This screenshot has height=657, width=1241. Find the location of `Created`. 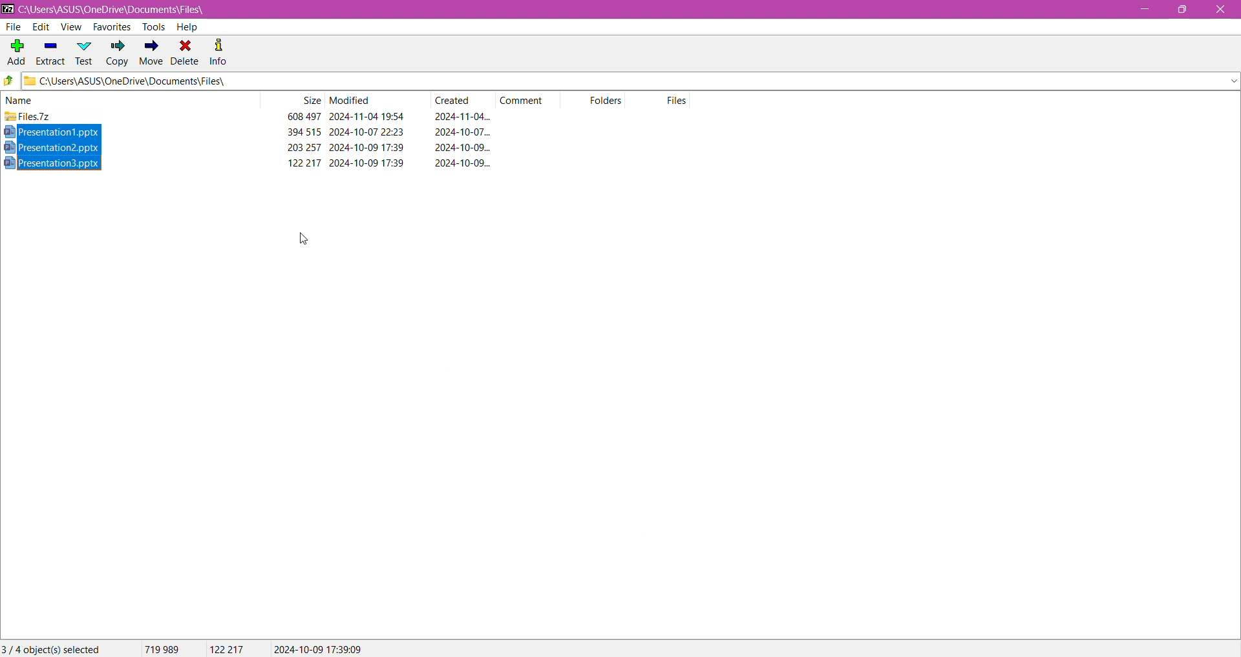

Created is located at coordinates (457, 101).